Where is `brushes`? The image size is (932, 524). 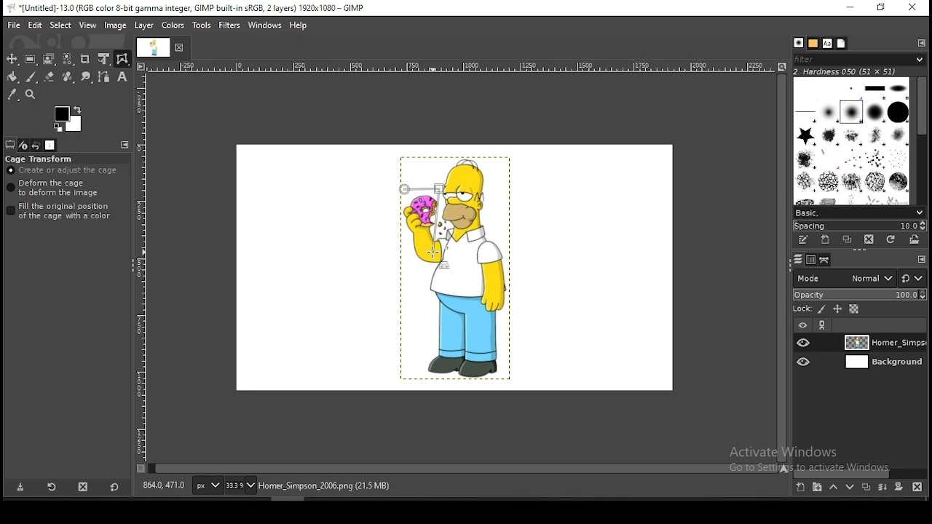
brushes is located at coordinates (853, 140).